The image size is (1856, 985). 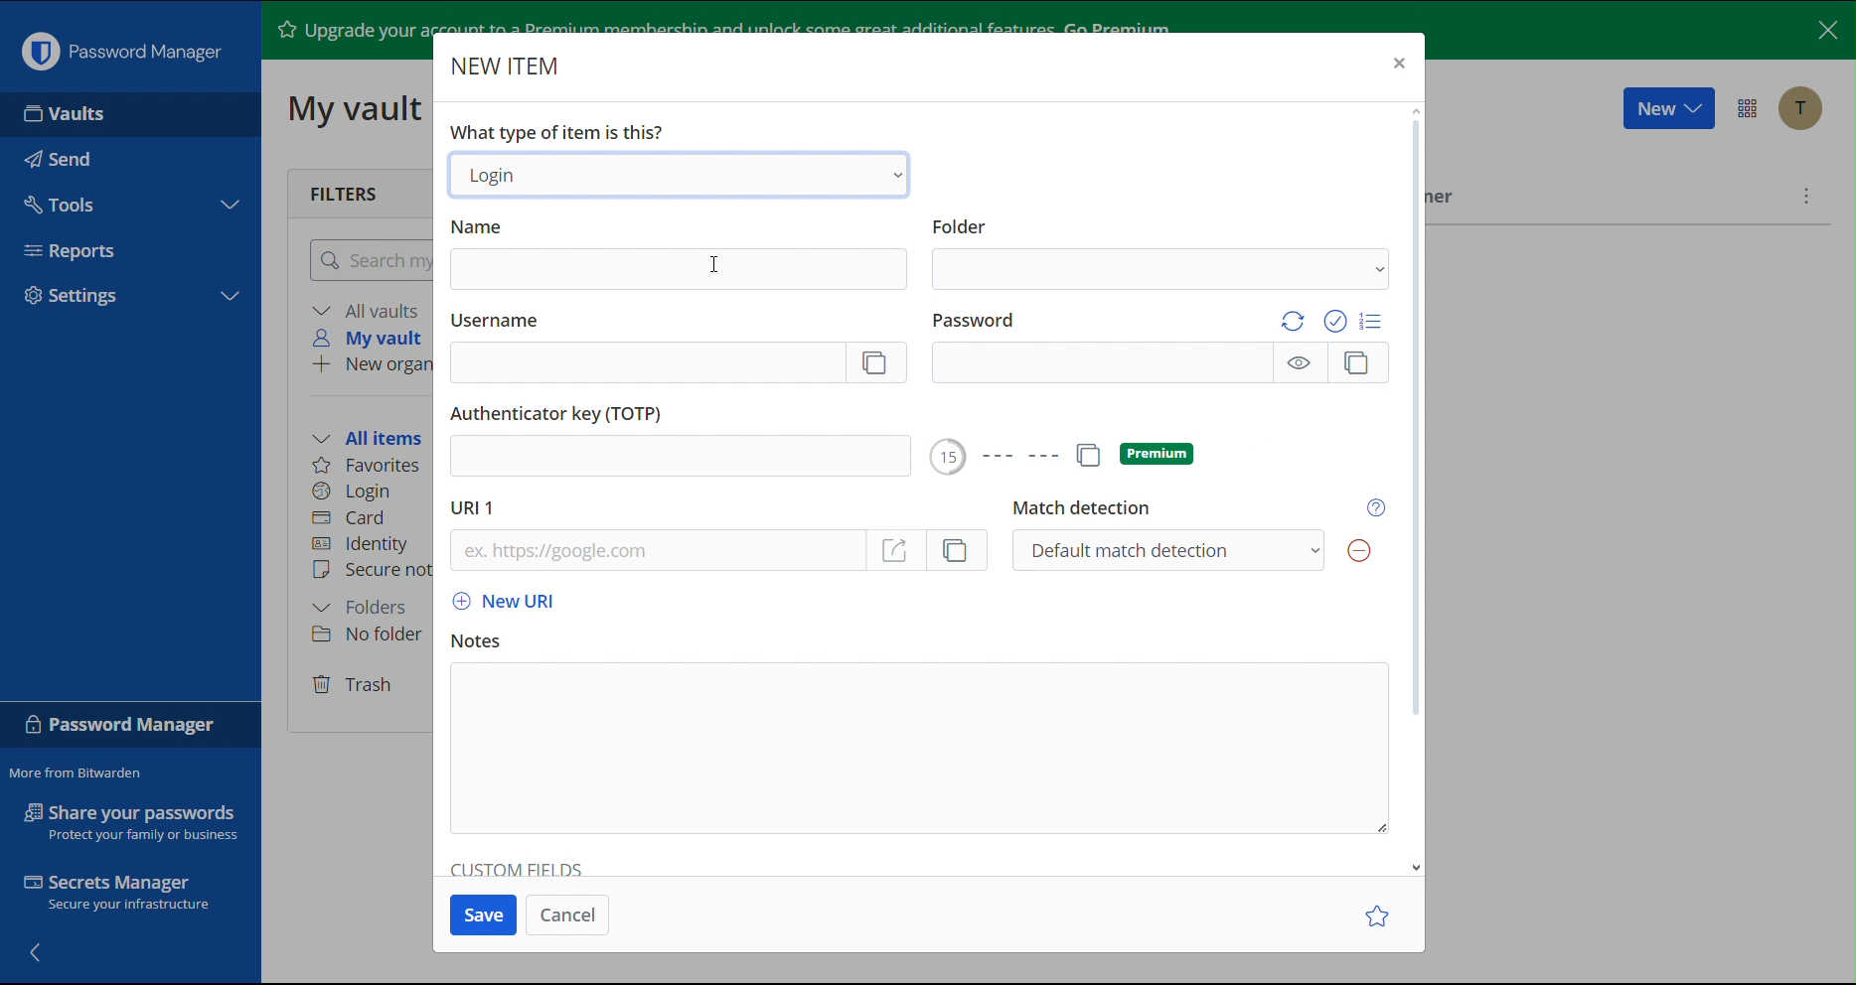 What do you see at coordinates (129, 112) in the screenshot?
I see `Vaults` at bounding box center [129, 112].